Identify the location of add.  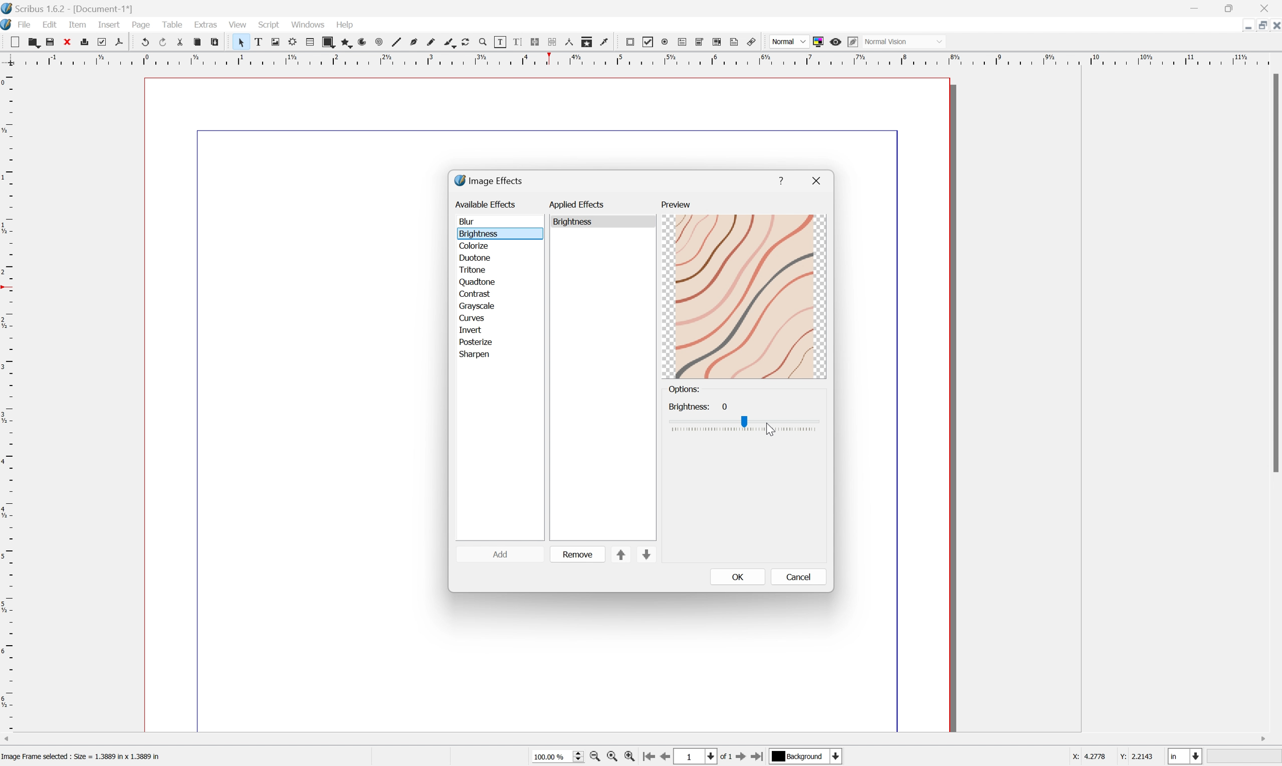
(506, 555).